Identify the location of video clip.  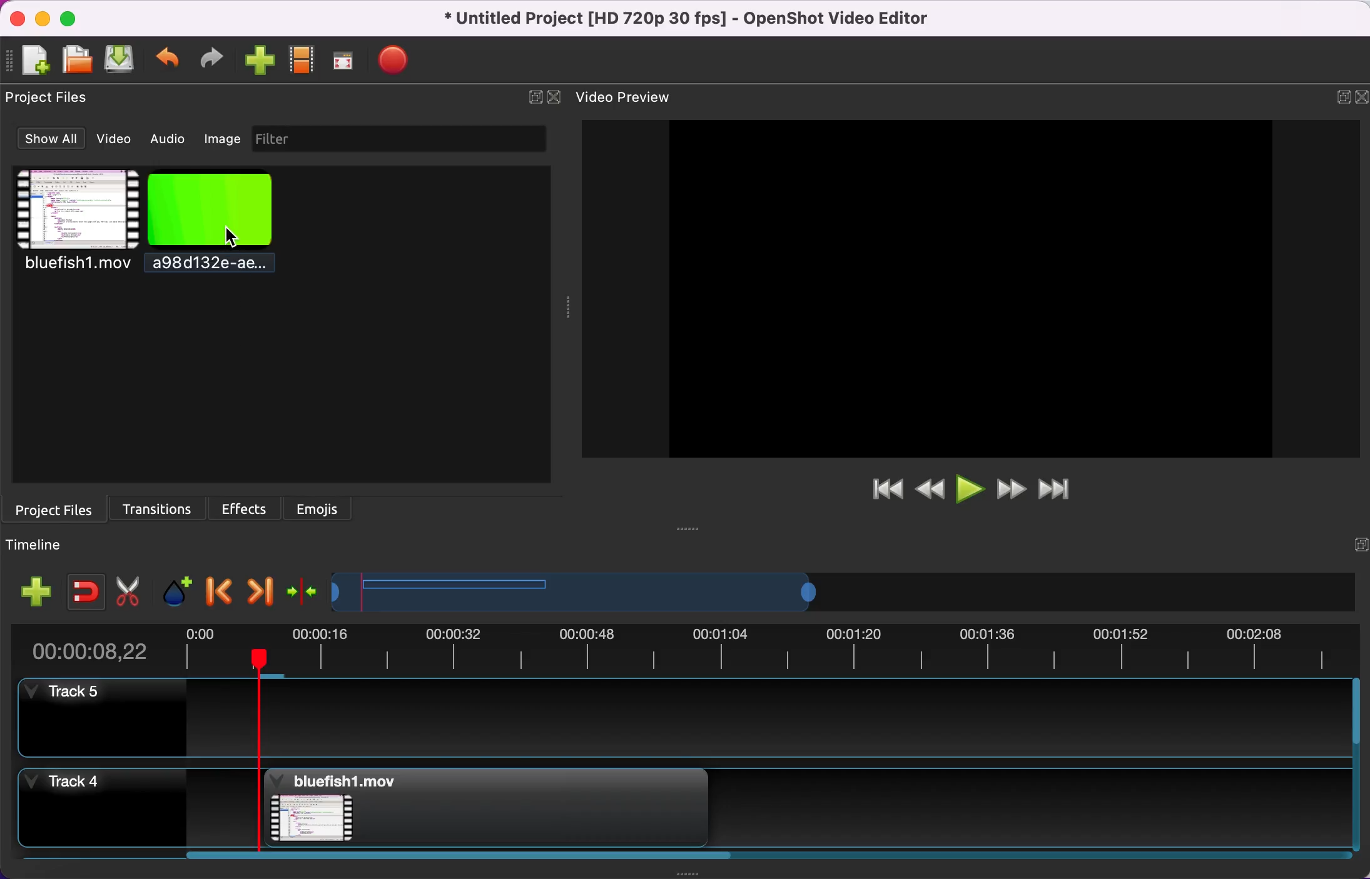
(479, 808).